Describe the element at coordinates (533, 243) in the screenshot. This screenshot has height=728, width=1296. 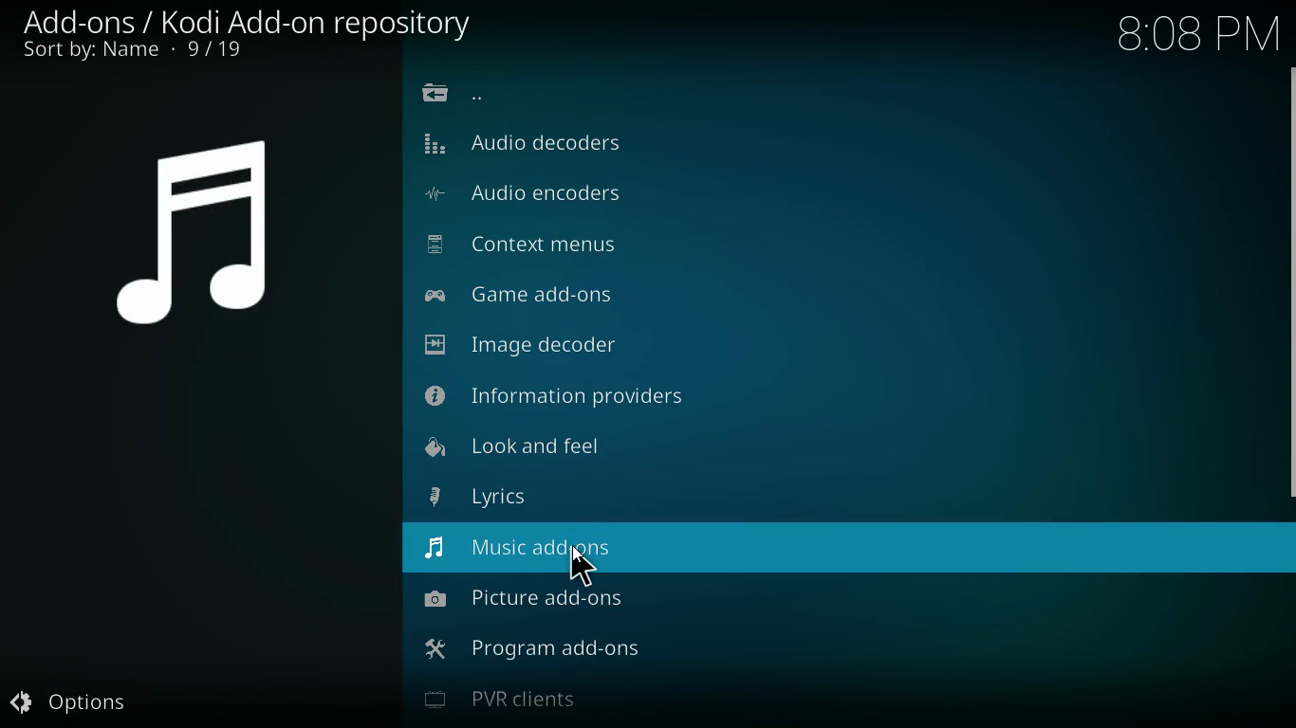
I see `Context menus` at that location.